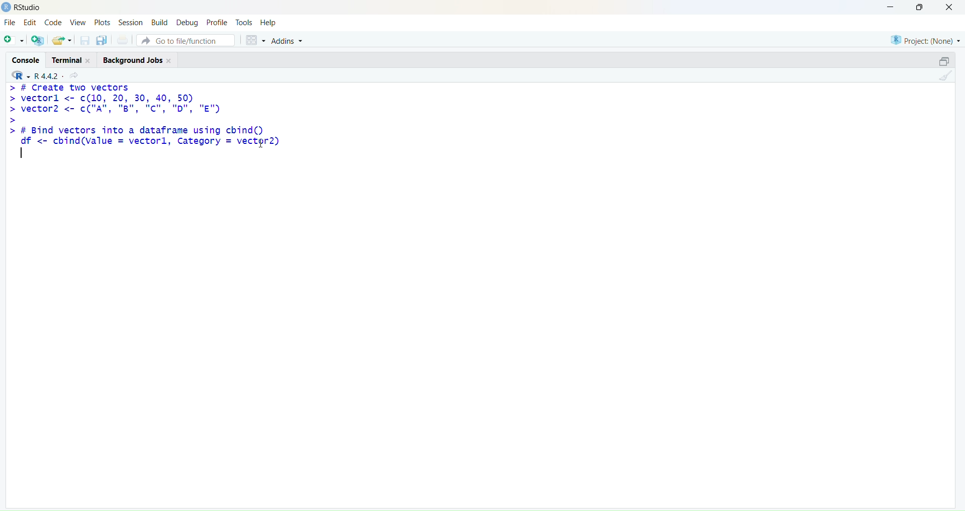 This screenshot has height=511, width=965. I want to click on workspace panes, so click(255, 41).